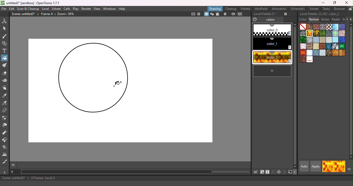 The image size is (353, 186). Describe the element at coordinates (231, 9) in the screenshot. I see `Cleanup` at that location.